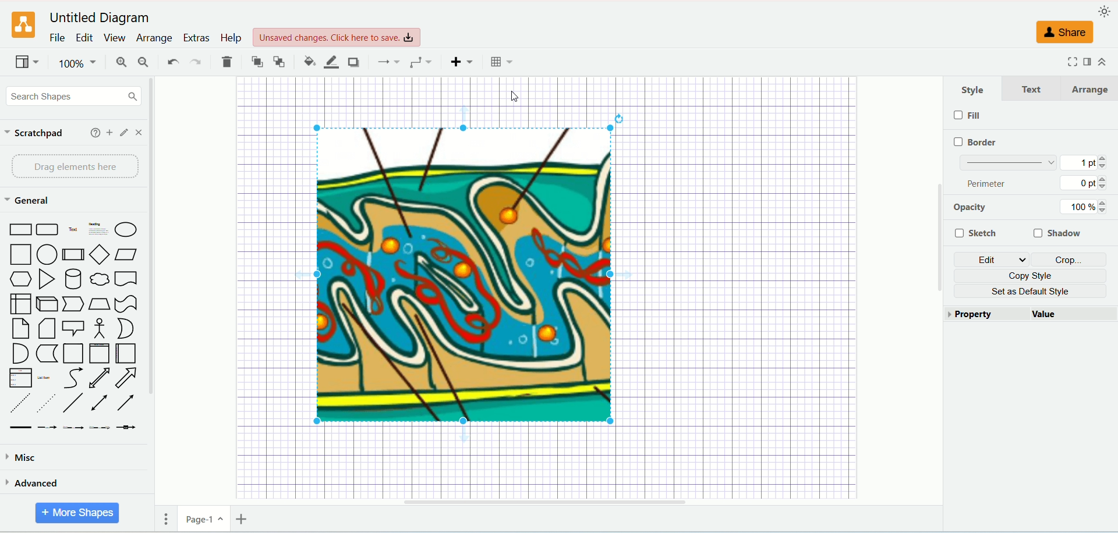  I want to click on Tape, so click(126, 305).